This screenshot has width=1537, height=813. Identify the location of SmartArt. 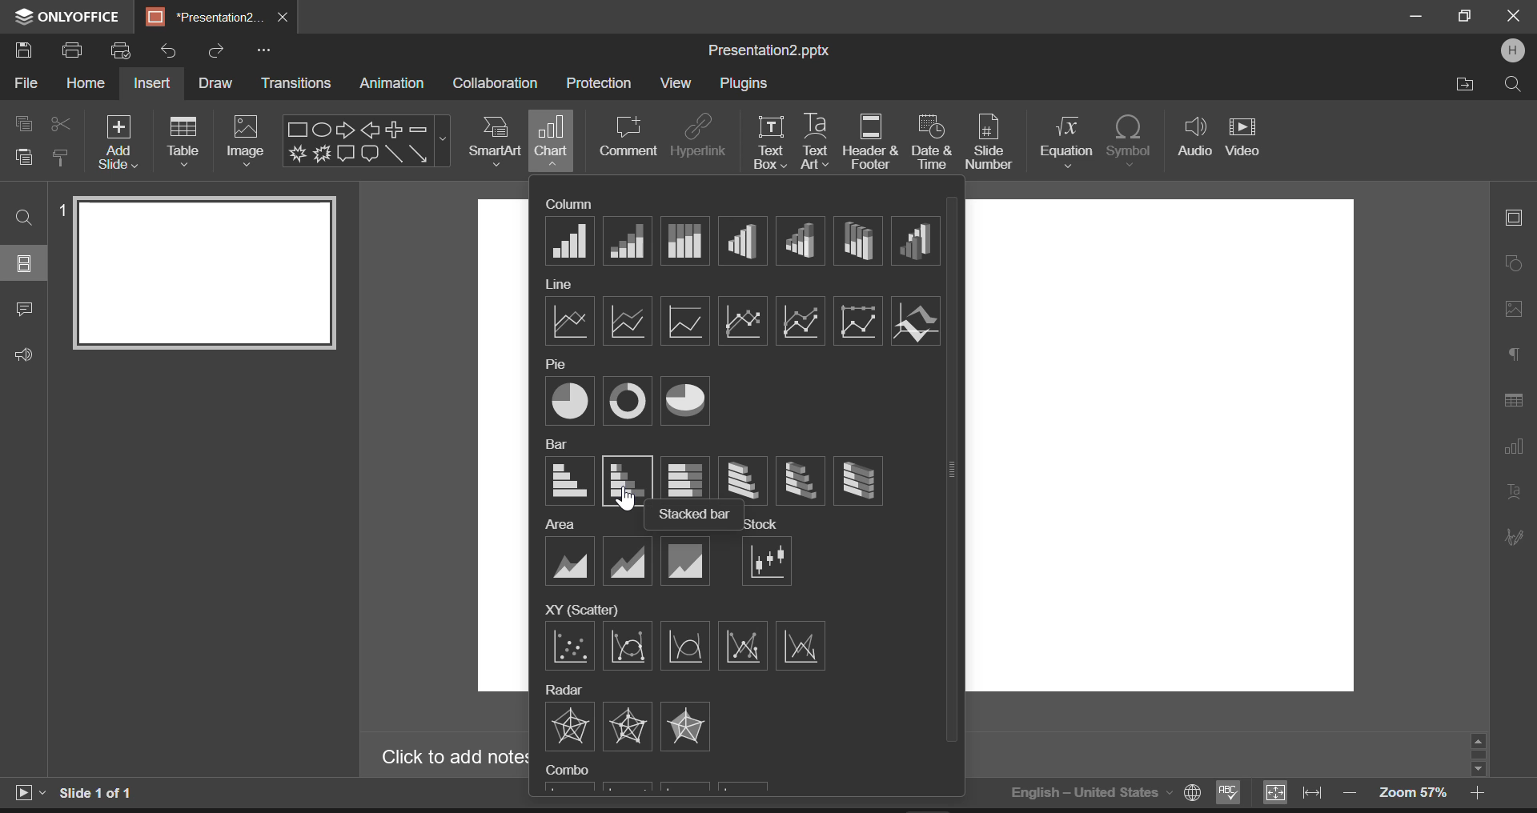
(496, 142).